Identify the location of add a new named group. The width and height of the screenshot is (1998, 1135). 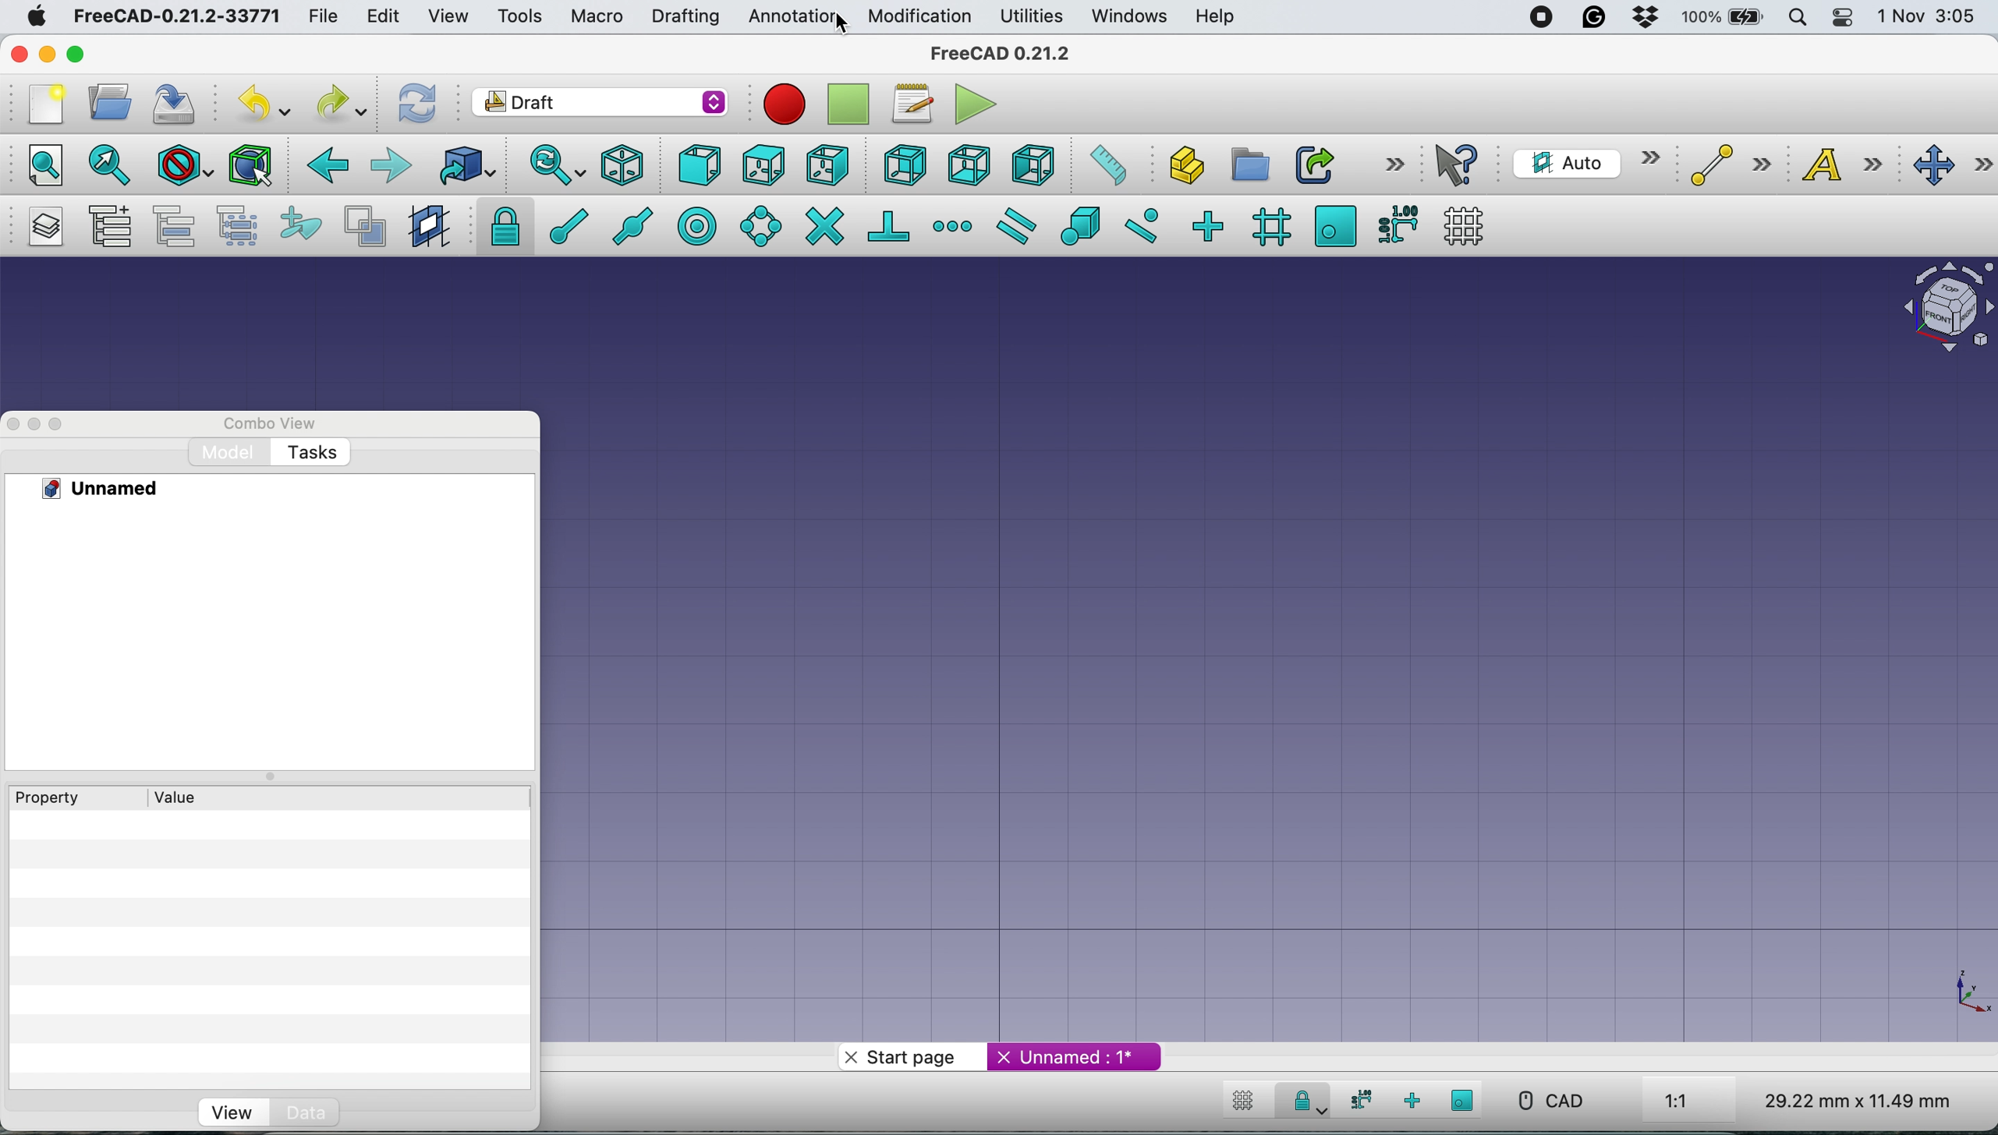
(107, 228).